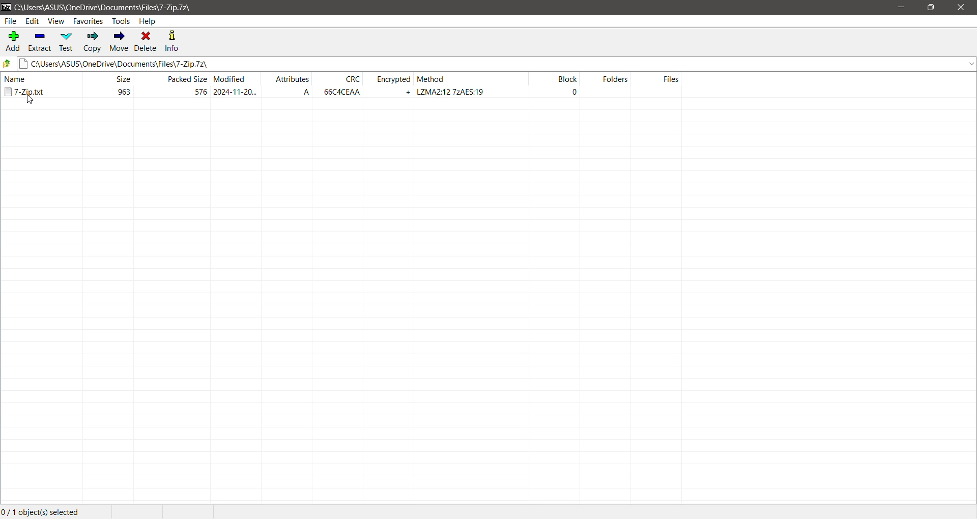 The image size is (977, 519). Describe the element at coordinates (119, 40) in the screenshot. I see `Move` at that location.